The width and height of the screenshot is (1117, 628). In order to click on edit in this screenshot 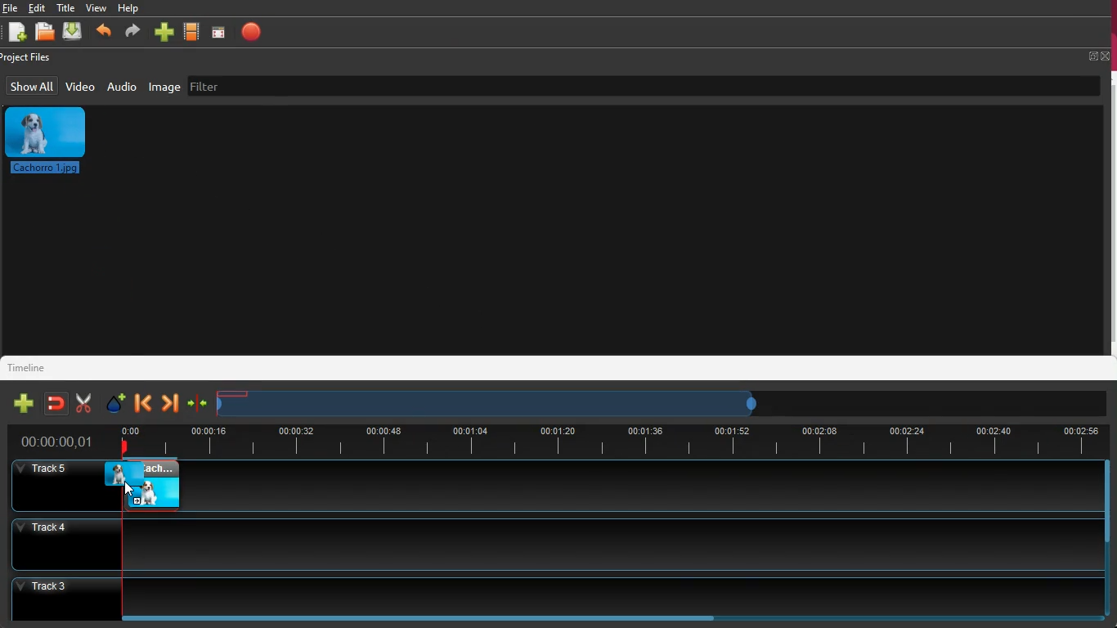, I will do `click(38, 8)`.